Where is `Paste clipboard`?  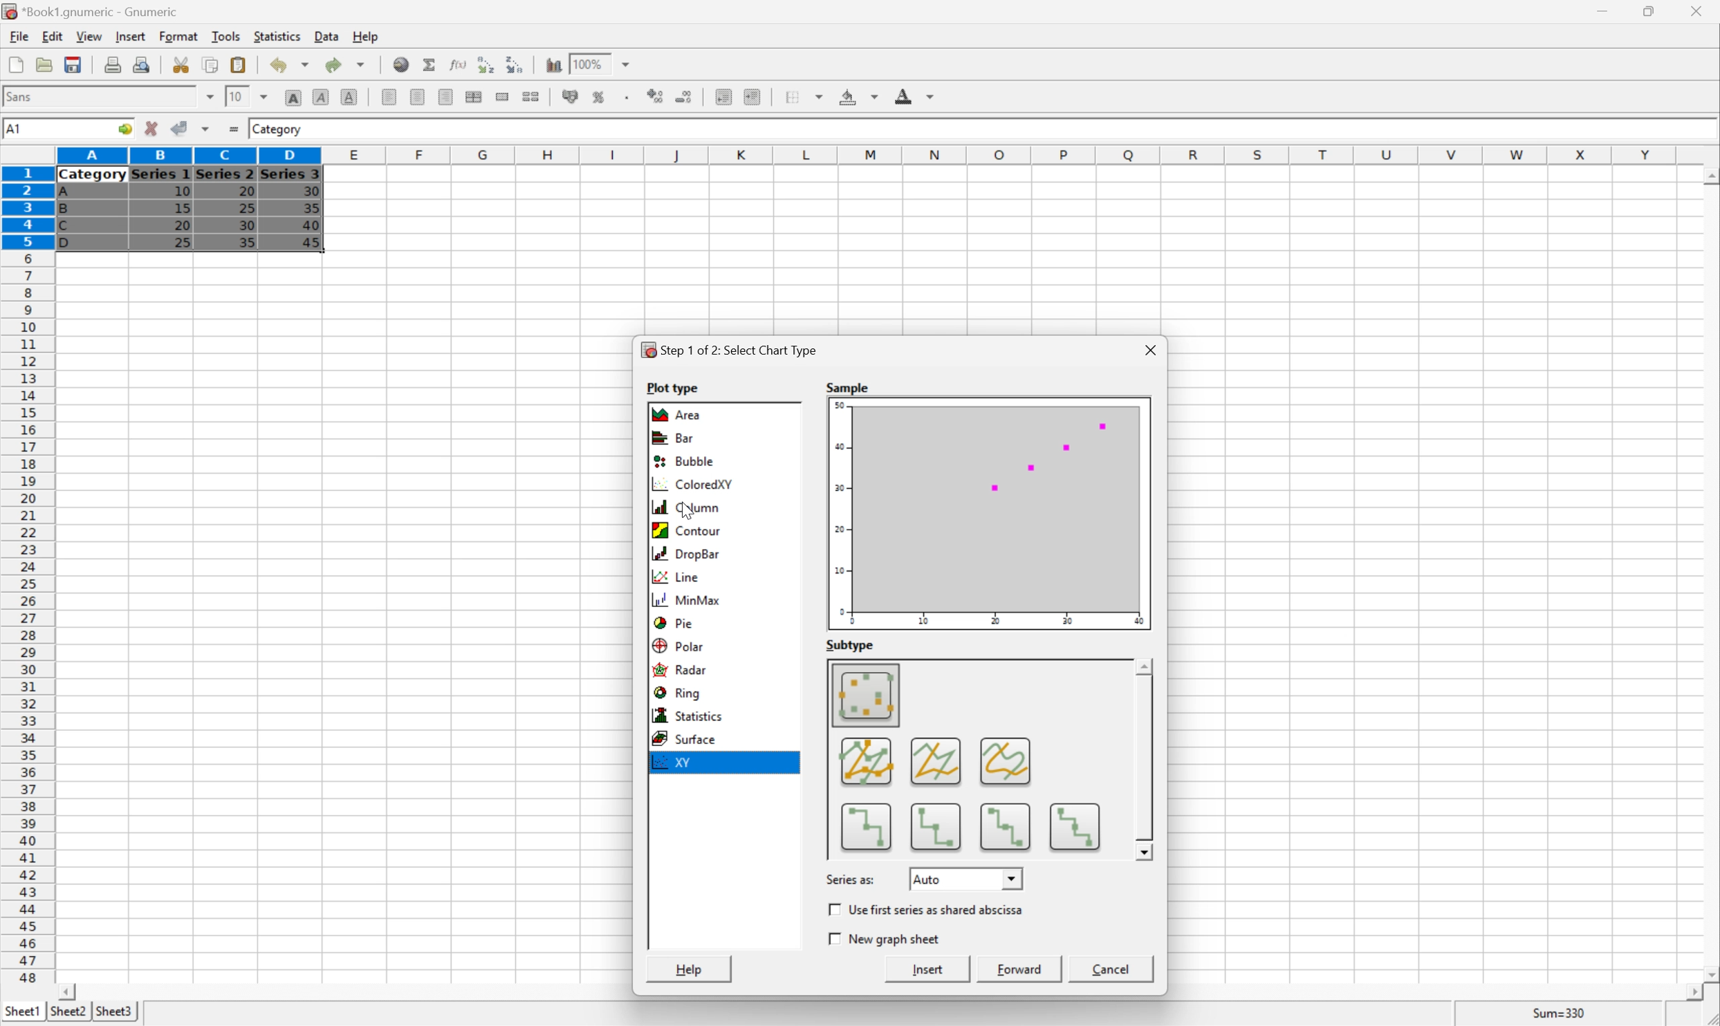
Paste clipboard is located at coordinates (238, 63).